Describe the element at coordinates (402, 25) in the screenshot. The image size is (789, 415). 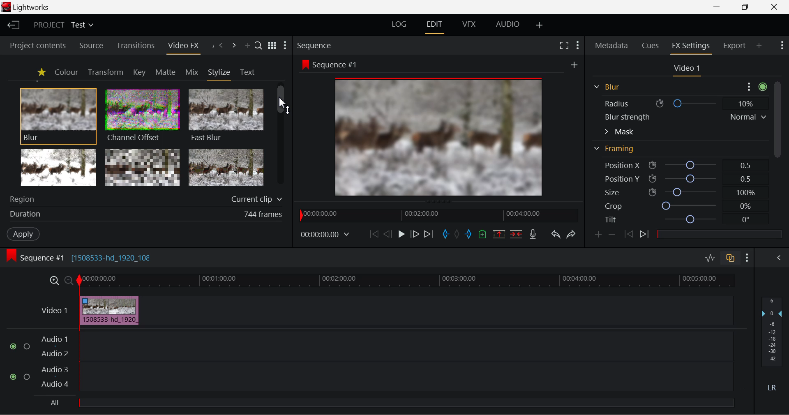
I see `LOG Layout` at that location.